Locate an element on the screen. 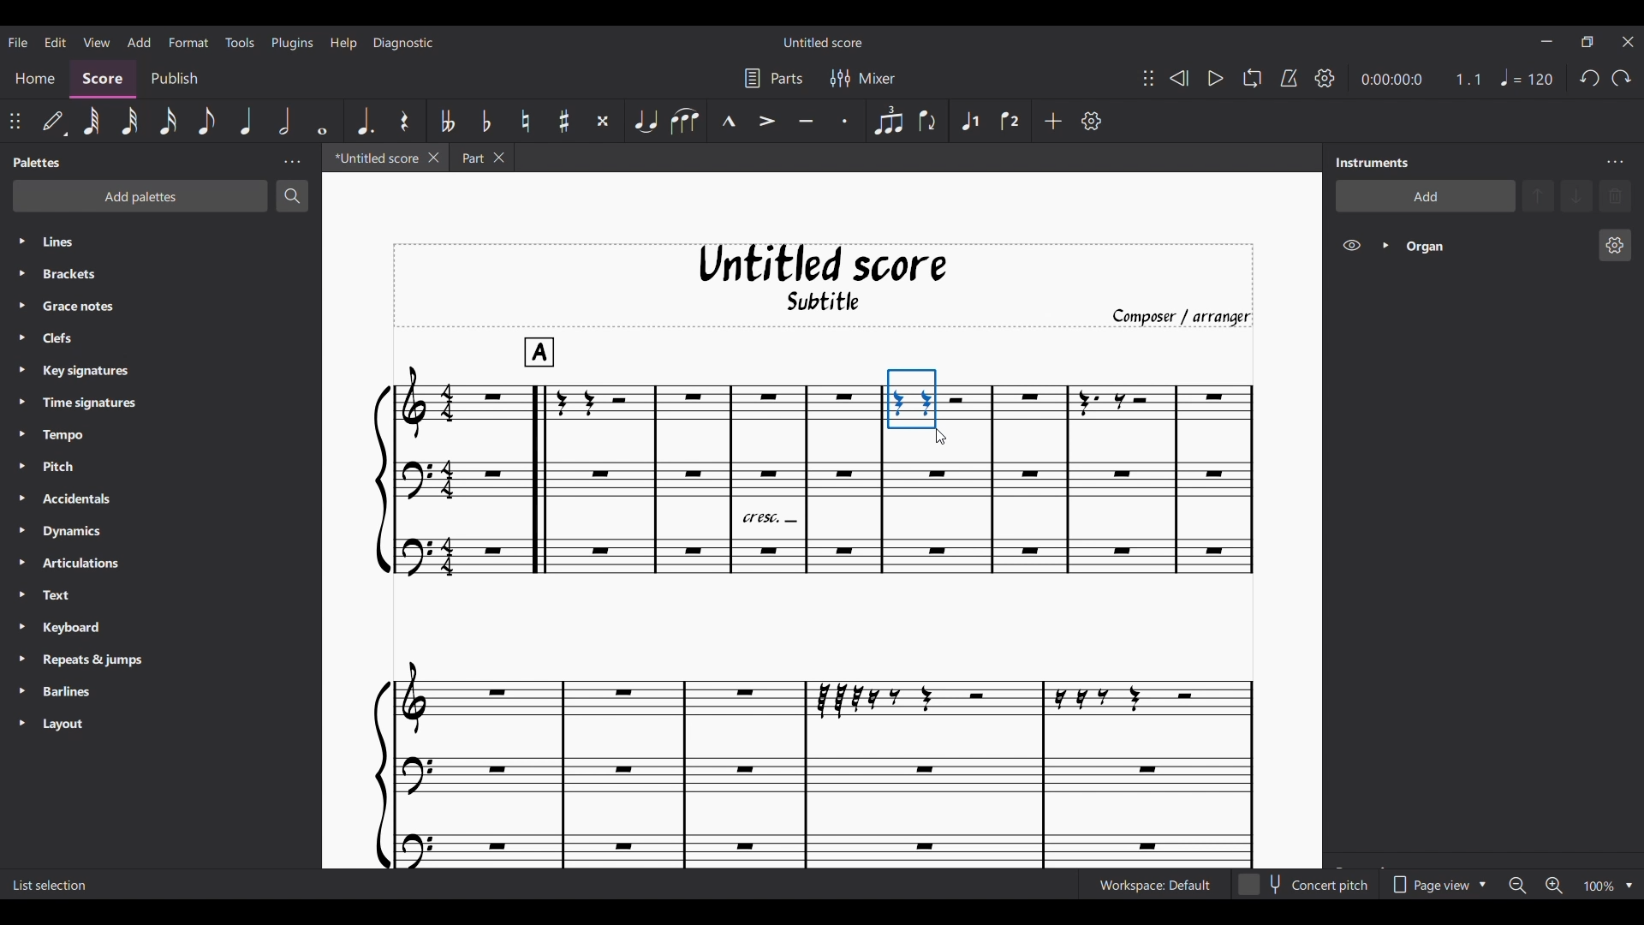 The height and width of the screenshot is (925, 1644). Add instrument is located at coordinates (1426, 195).